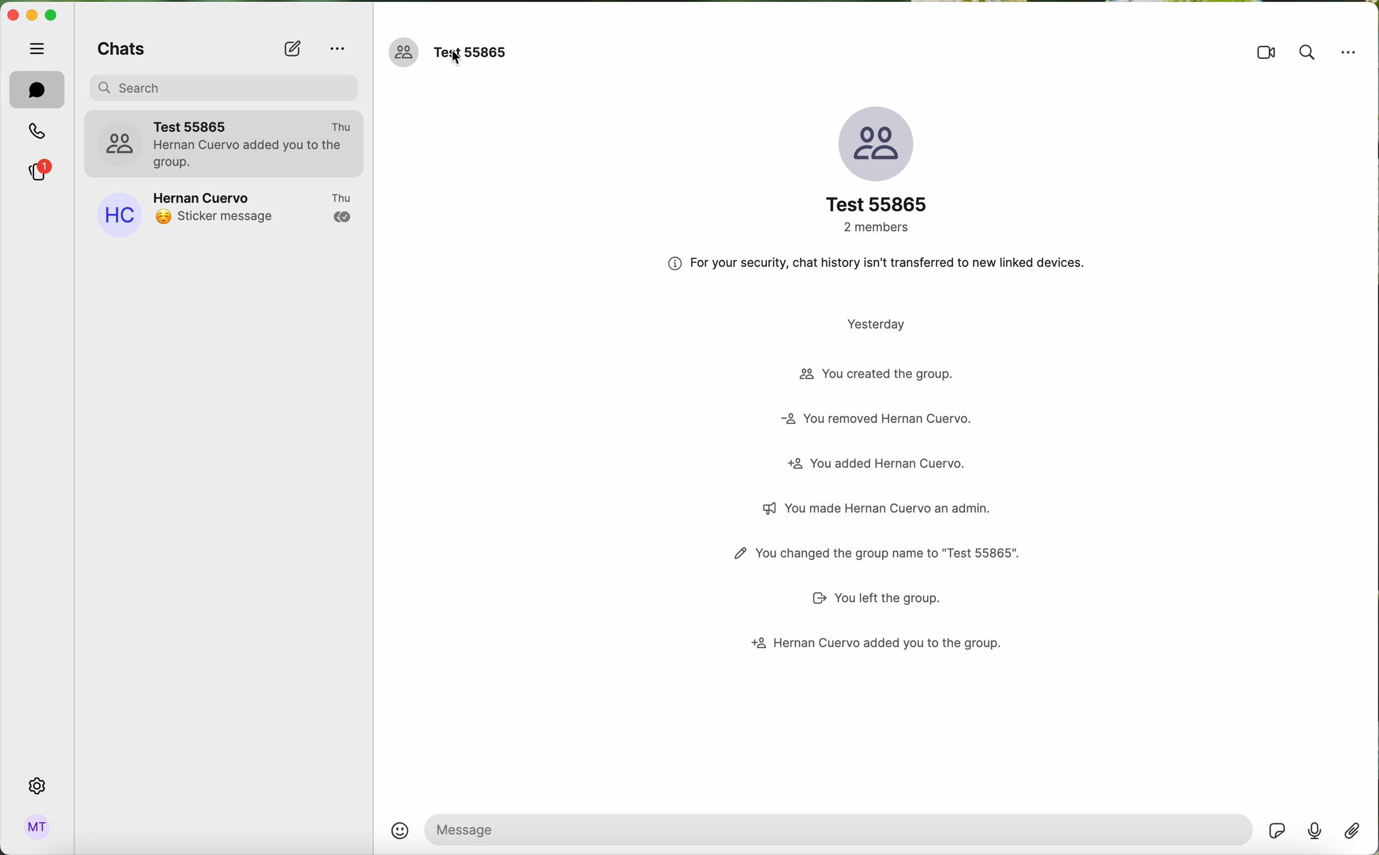 This screenshot has width=1379, height=855. I want to click on name of the group, so click(875, 169).